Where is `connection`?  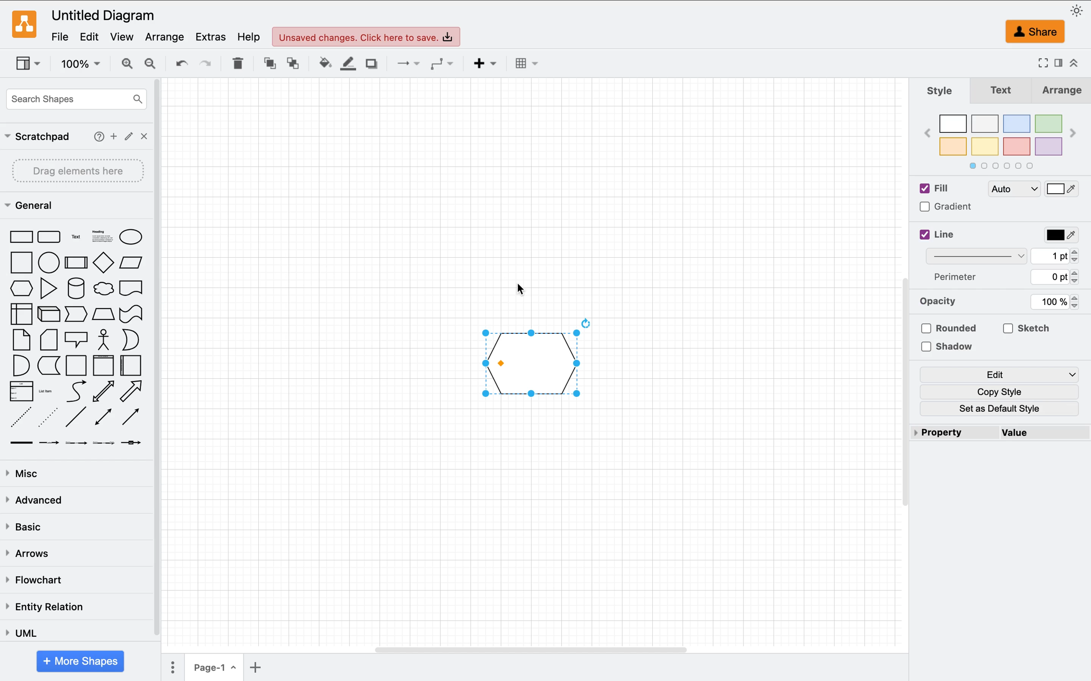
connection is located at coordinates (403, 64).